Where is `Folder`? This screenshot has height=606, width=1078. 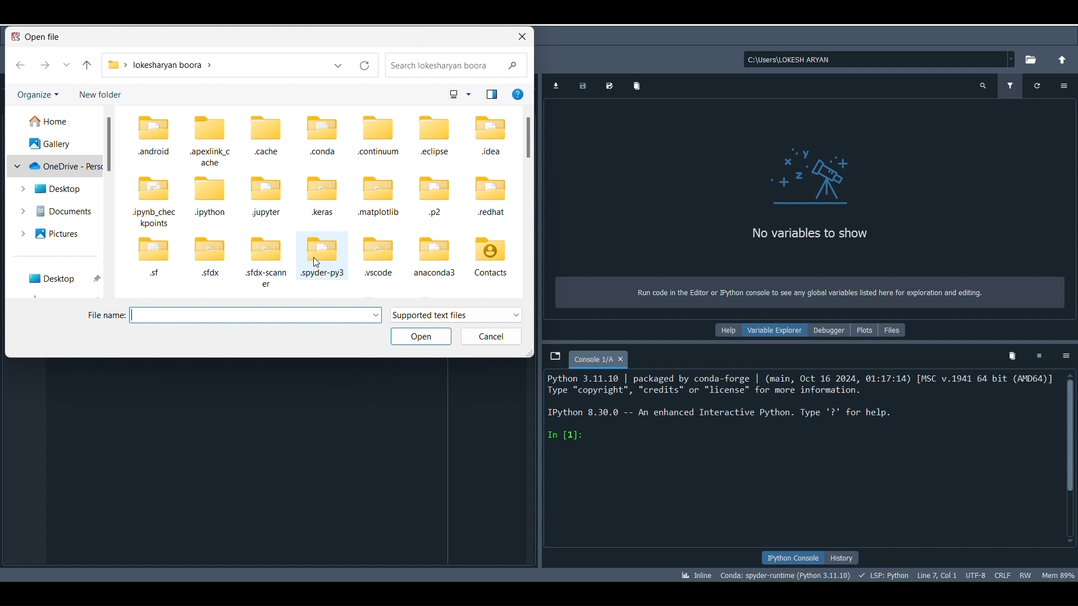 Folder is located at coordinates (434, 258).